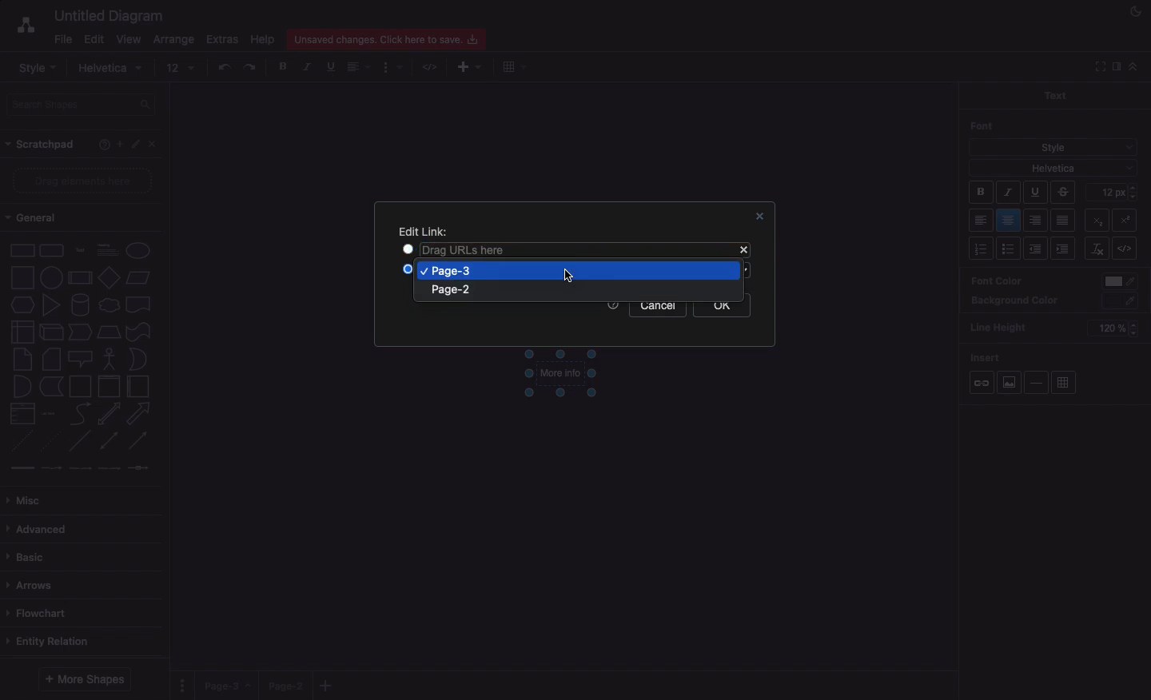  I want to click on Superscript , so click(1096, 218).